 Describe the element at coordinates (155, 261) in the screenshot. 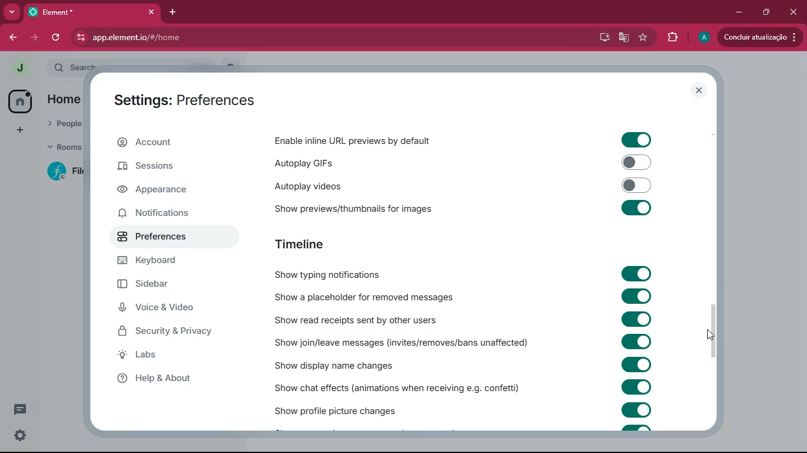

I see `keyboard` at that location.